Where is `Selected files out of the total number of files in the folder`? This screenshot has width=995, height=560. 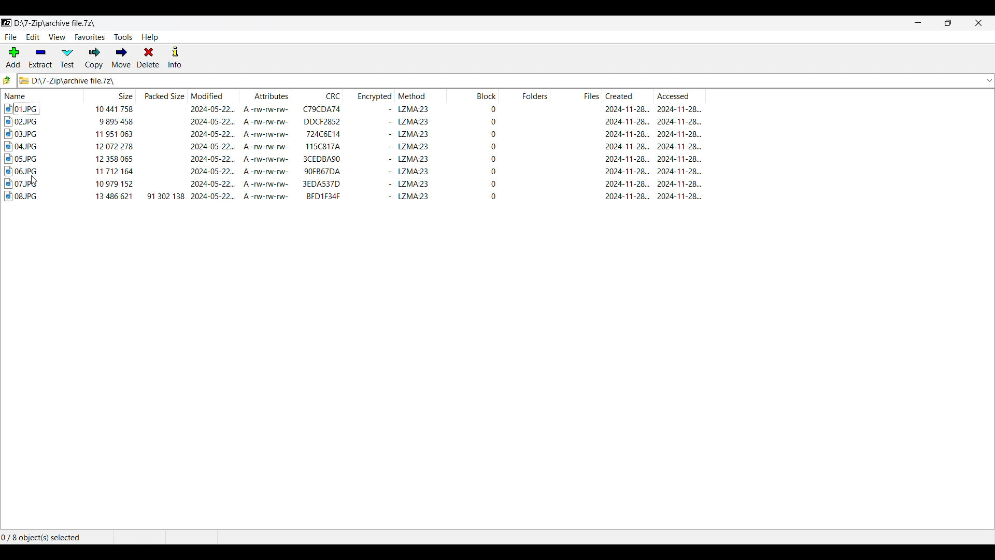
Selected files out of the total number of files in the folder is located at coordinates (45, 538).